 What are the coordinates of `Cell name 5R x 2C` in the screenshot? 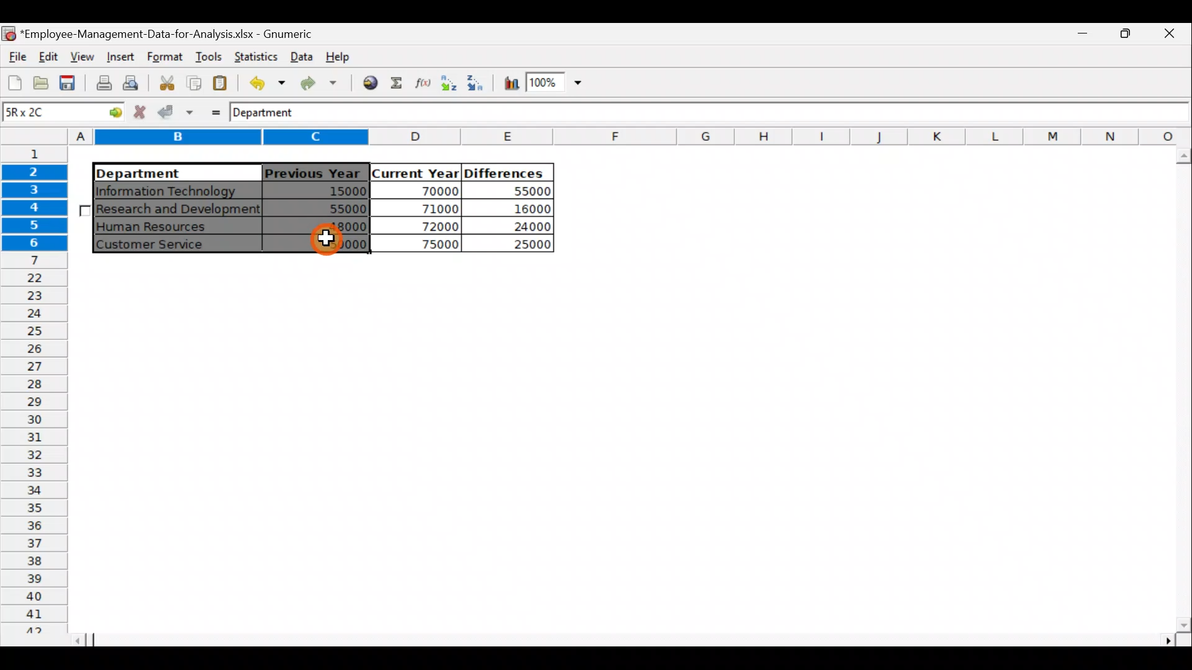 It's located at (42, 114).